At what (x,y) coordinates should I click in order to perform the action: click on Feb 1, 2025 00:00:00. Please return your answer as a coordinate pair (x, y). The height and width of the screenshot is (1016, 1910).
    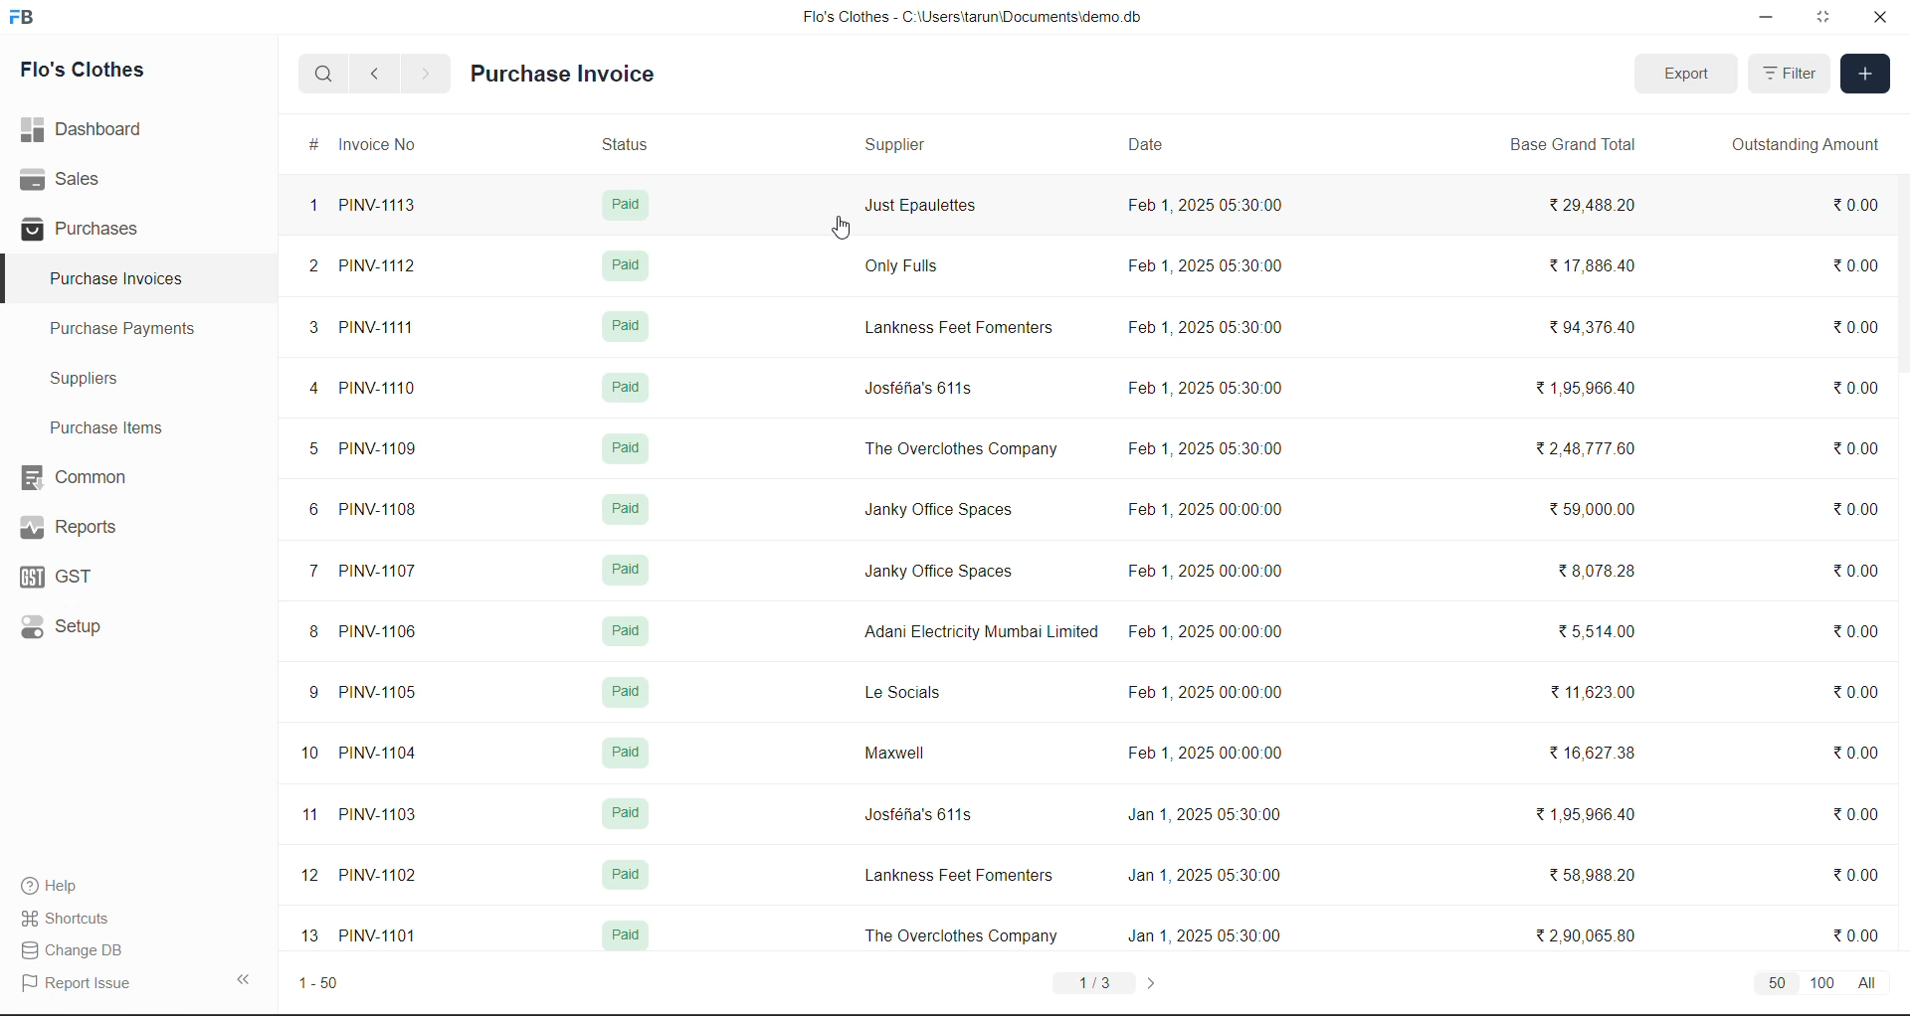
    Looking at the image, I should click on (1207, 698).